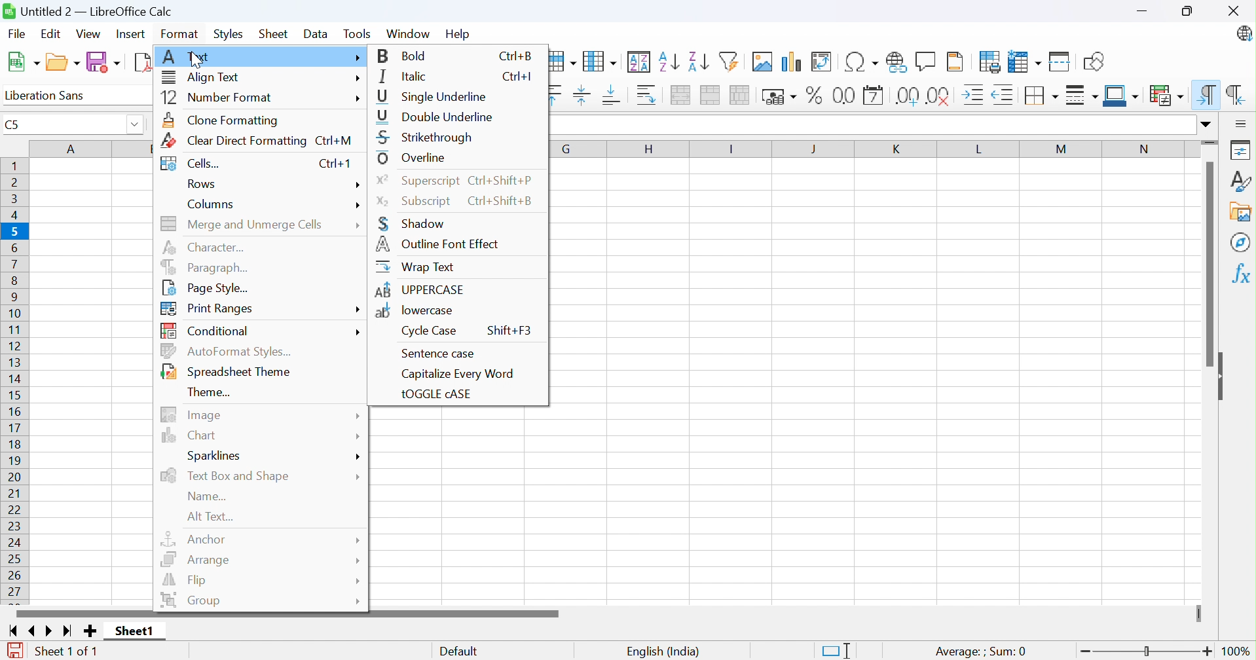  I want to click on Format as date, so click(875, 95).